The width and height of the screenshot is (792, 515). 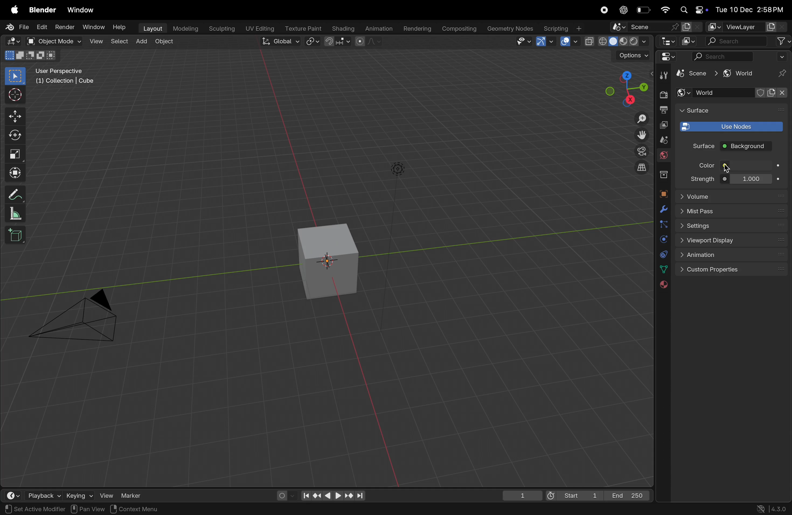 What do you see at coordinates (666, 57) in the screenshot?
I see `editor type` at bounding box center [666, 57].